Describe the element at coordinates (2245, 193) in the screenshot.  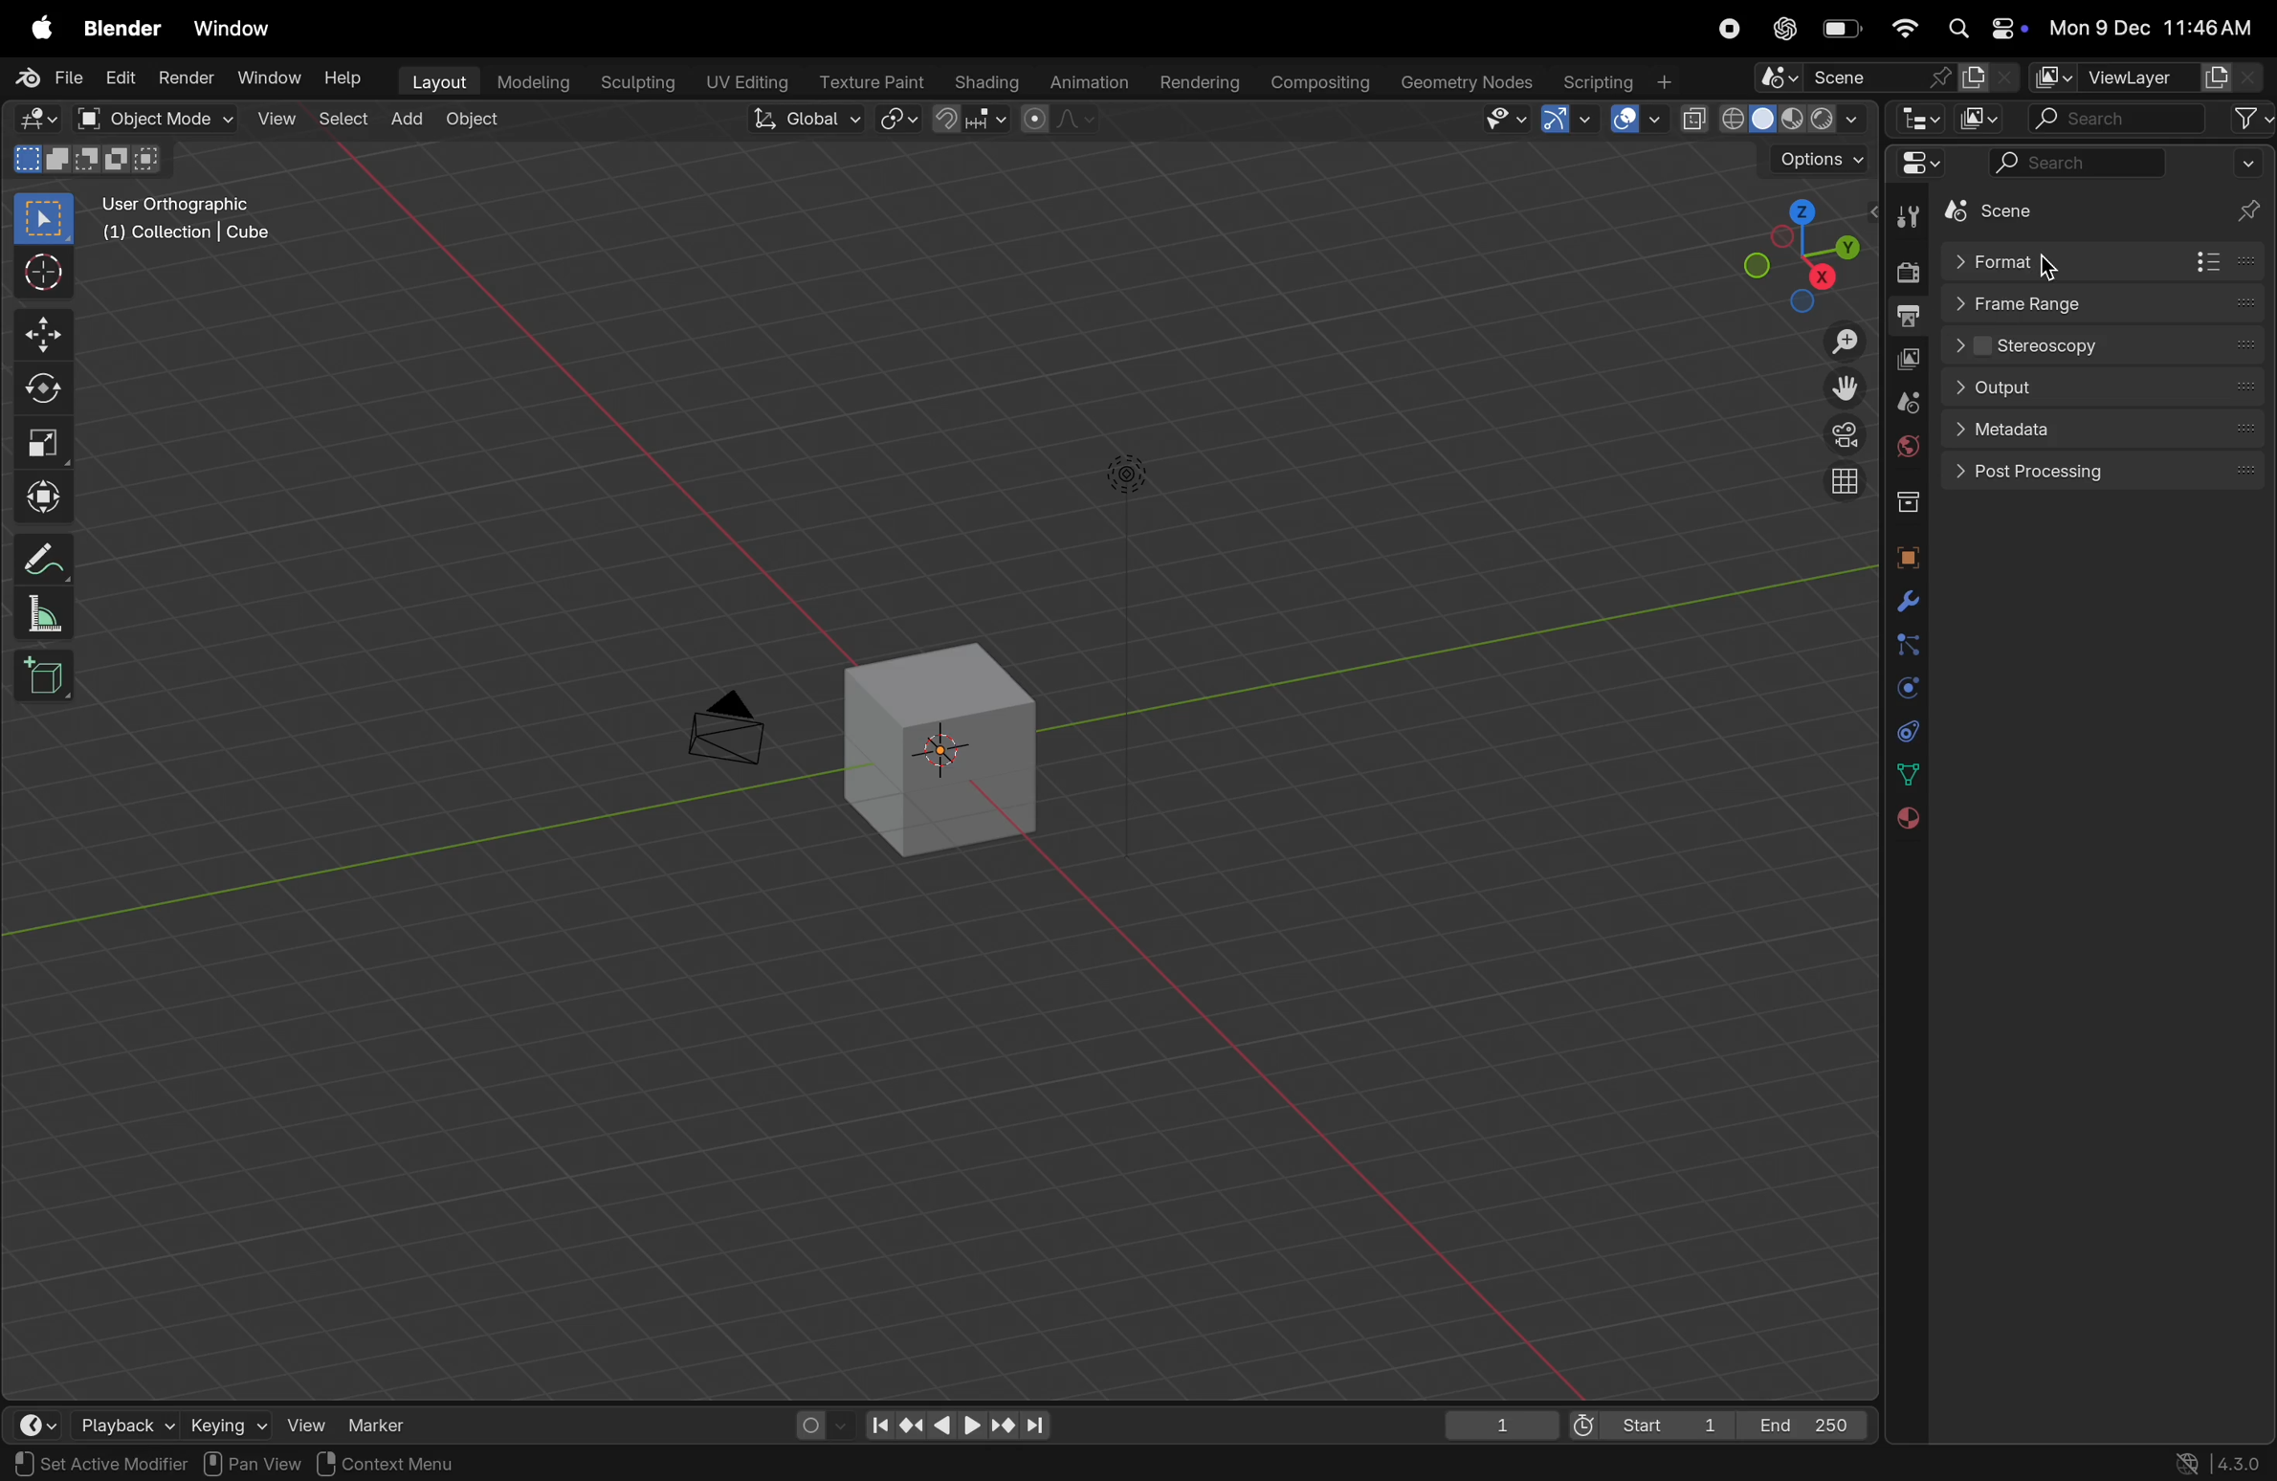
I see `pins` at that location.